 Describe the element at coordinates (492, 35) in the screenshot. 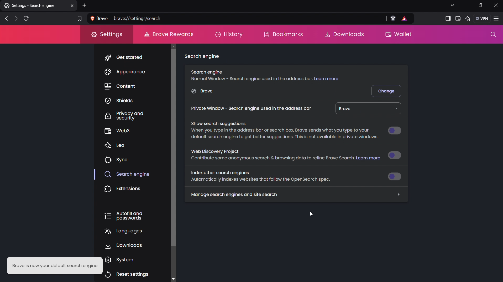

I see `Search` at that location.